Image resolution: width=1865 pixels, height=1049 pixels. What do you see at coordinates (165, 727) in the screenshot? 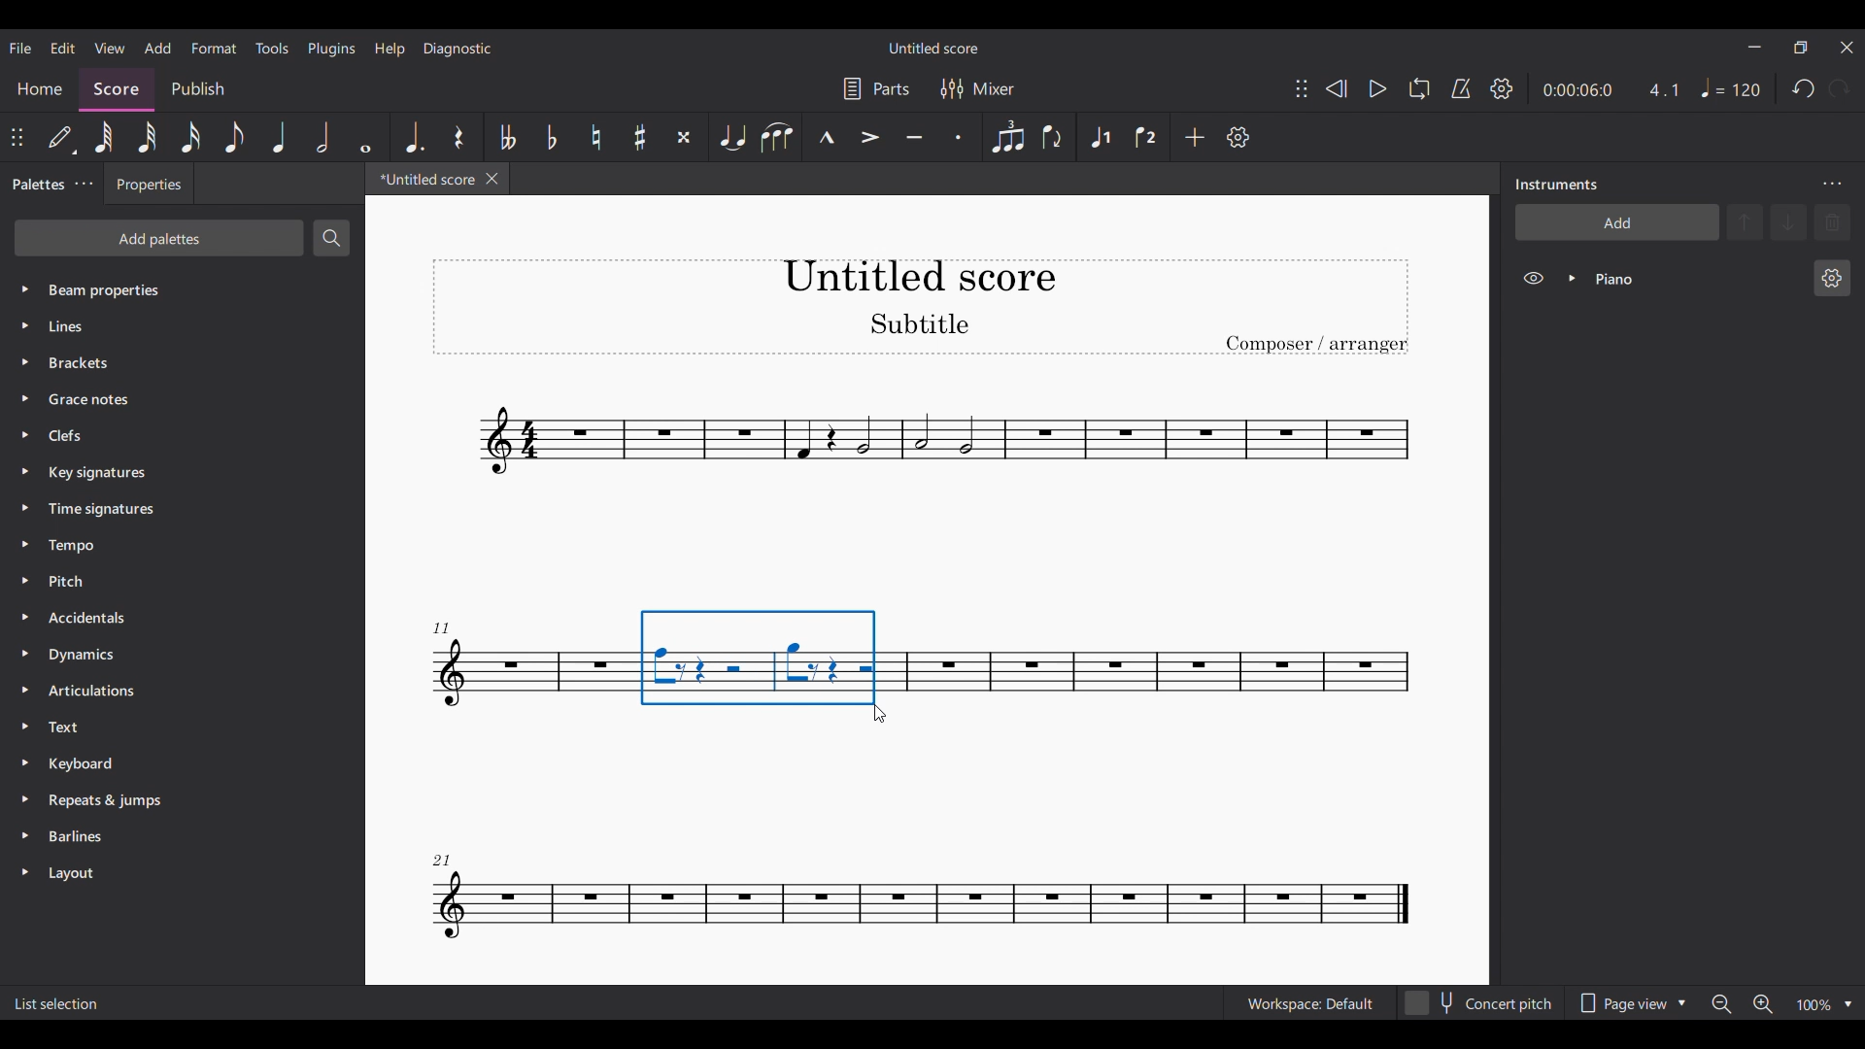
I see `Text` at bounding box center [165, 727].